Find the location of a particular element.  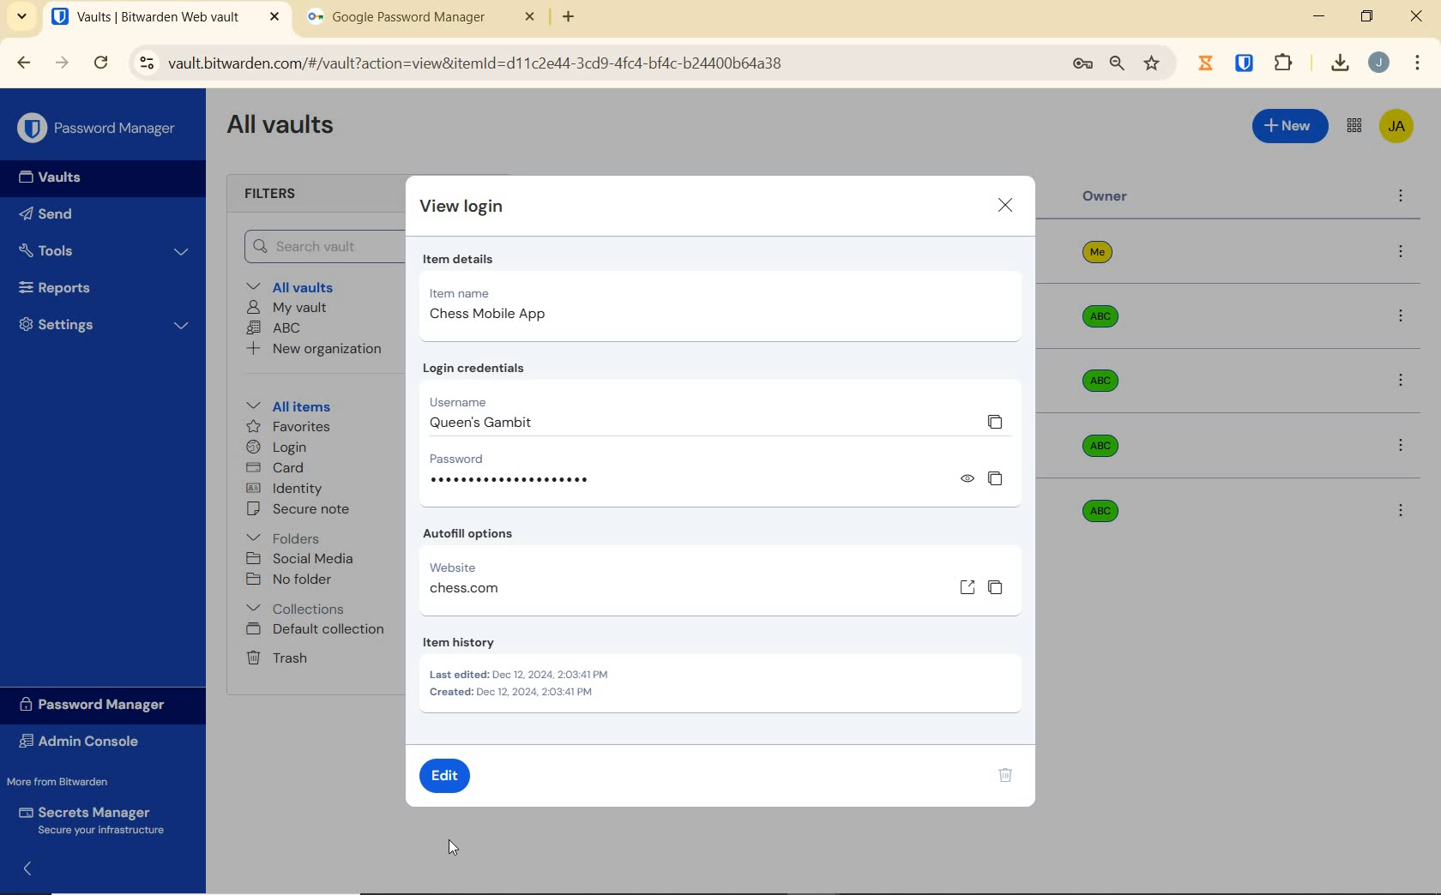

Owner organization is located at coordinates (1104, 325).